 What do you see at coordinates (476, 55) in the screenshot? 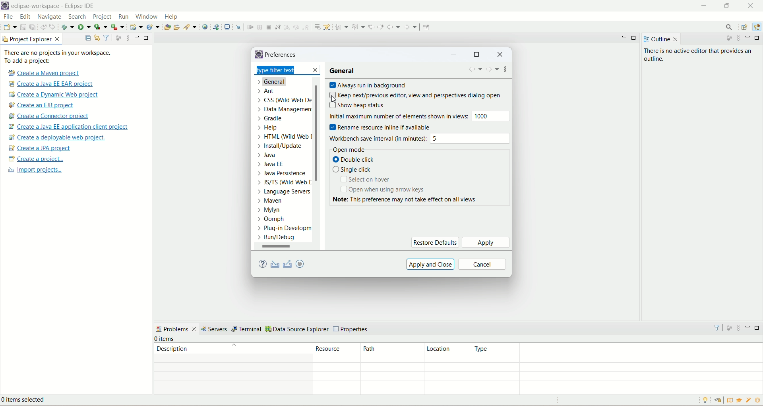
I see `maximize` at bounding box center [476, 55].